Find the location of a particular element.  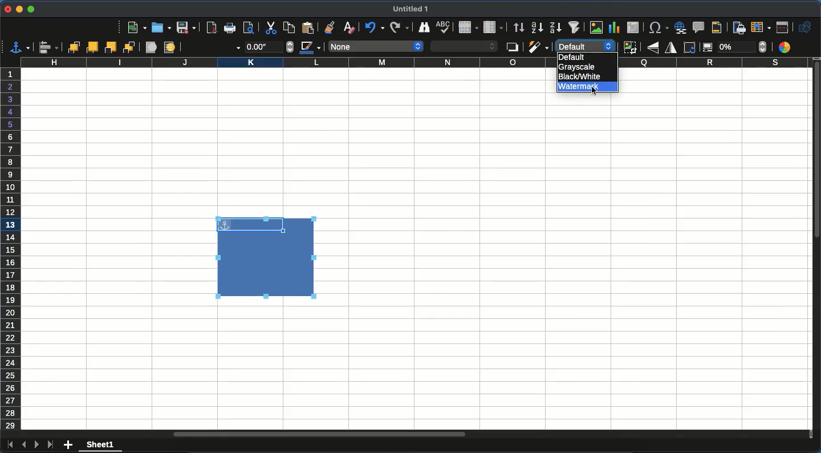

print preview  is located at coordinates (251, 28).